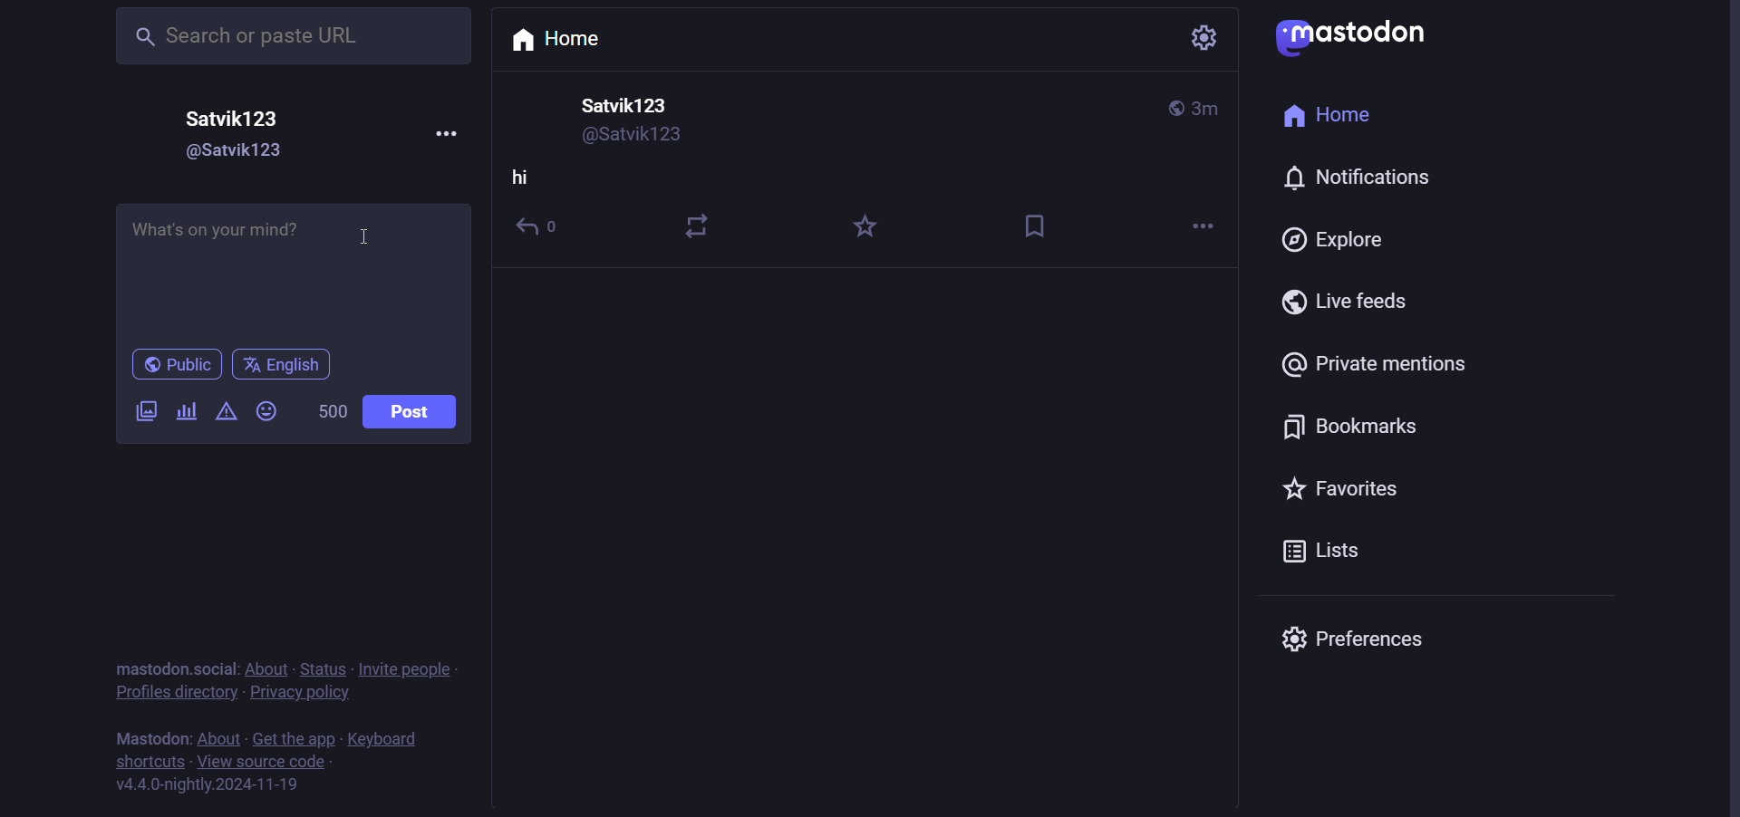 This screenshot has width=1740, height=817. I want to click on favorite, so click(865, 228).